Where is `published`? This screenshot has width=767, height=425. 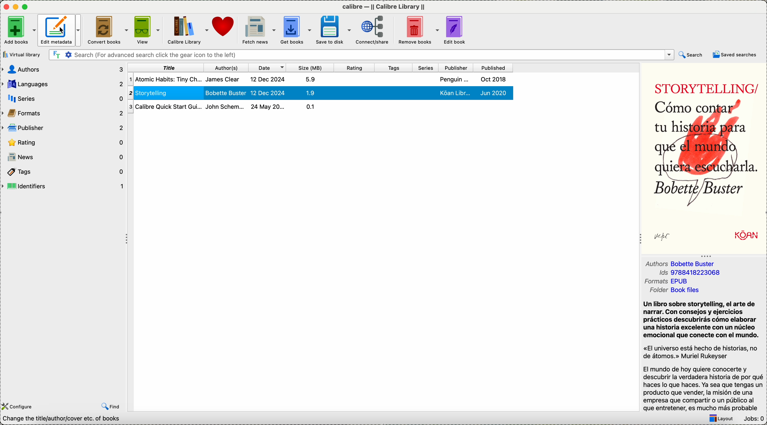 published is located at coordinates (492, 68).